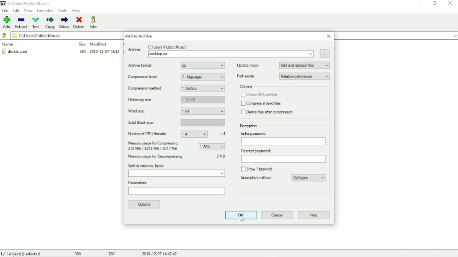 This screenshot has width=458, height=257. I want to click on Size, so click(81, 44).